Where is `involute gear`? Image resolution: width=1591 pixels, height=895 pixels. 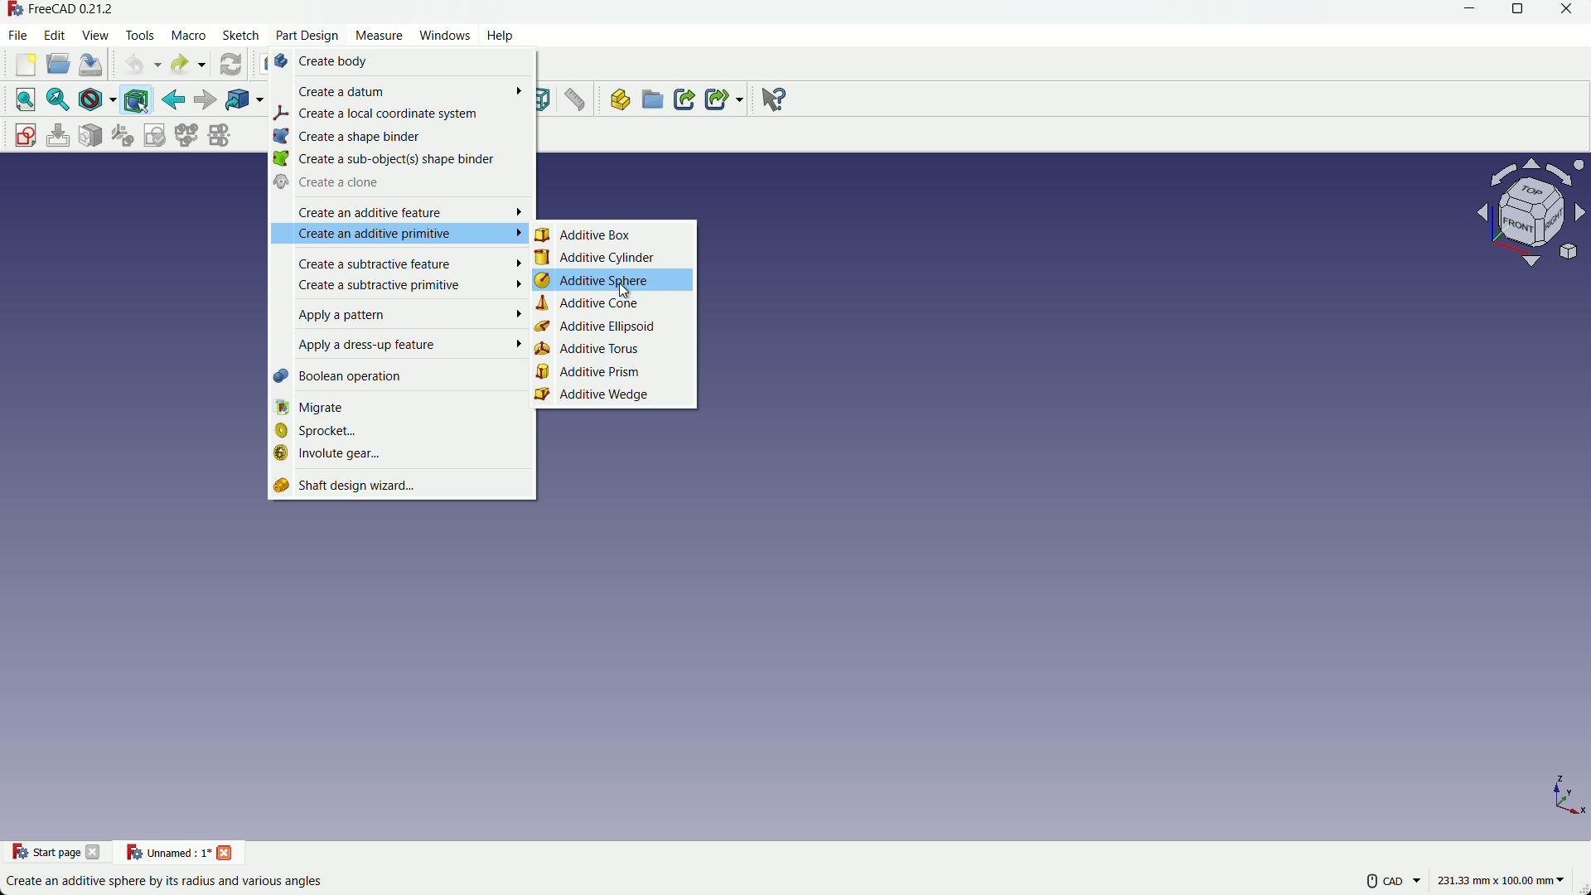
involute gear is located at coordinates (406, 458).